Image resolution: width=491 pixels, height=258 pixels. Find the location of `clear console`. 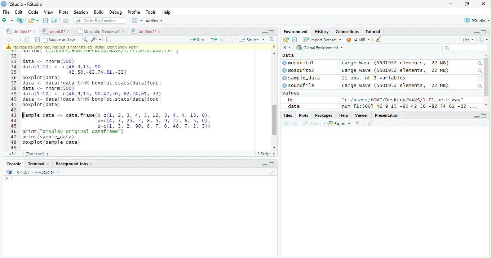

clear console is located at coordinates (378, 39).